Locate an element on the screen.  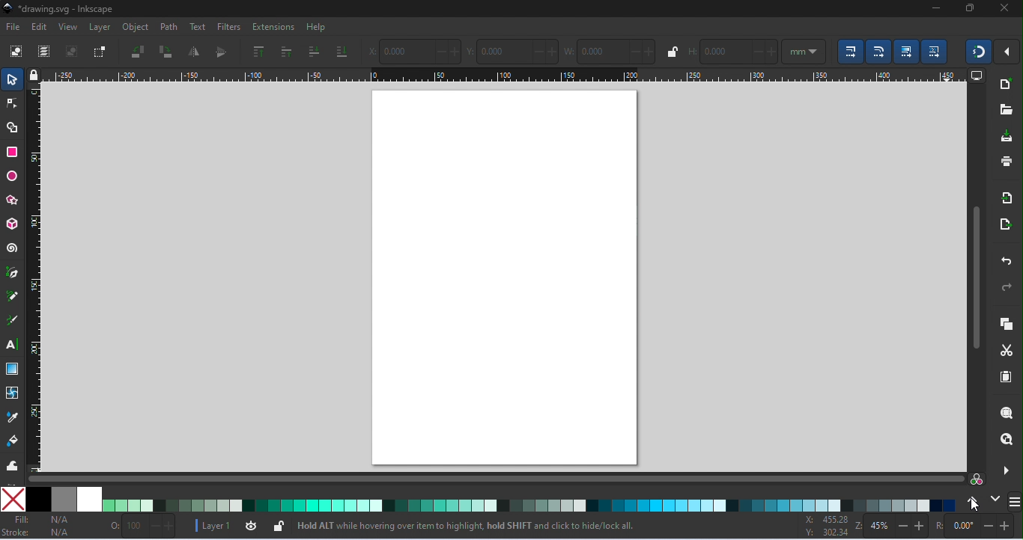
filters is located at coordinates (227, 27).